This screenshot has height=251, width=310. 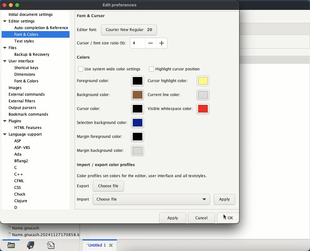 I want to click on editor settings, so click(x=20, y=22).